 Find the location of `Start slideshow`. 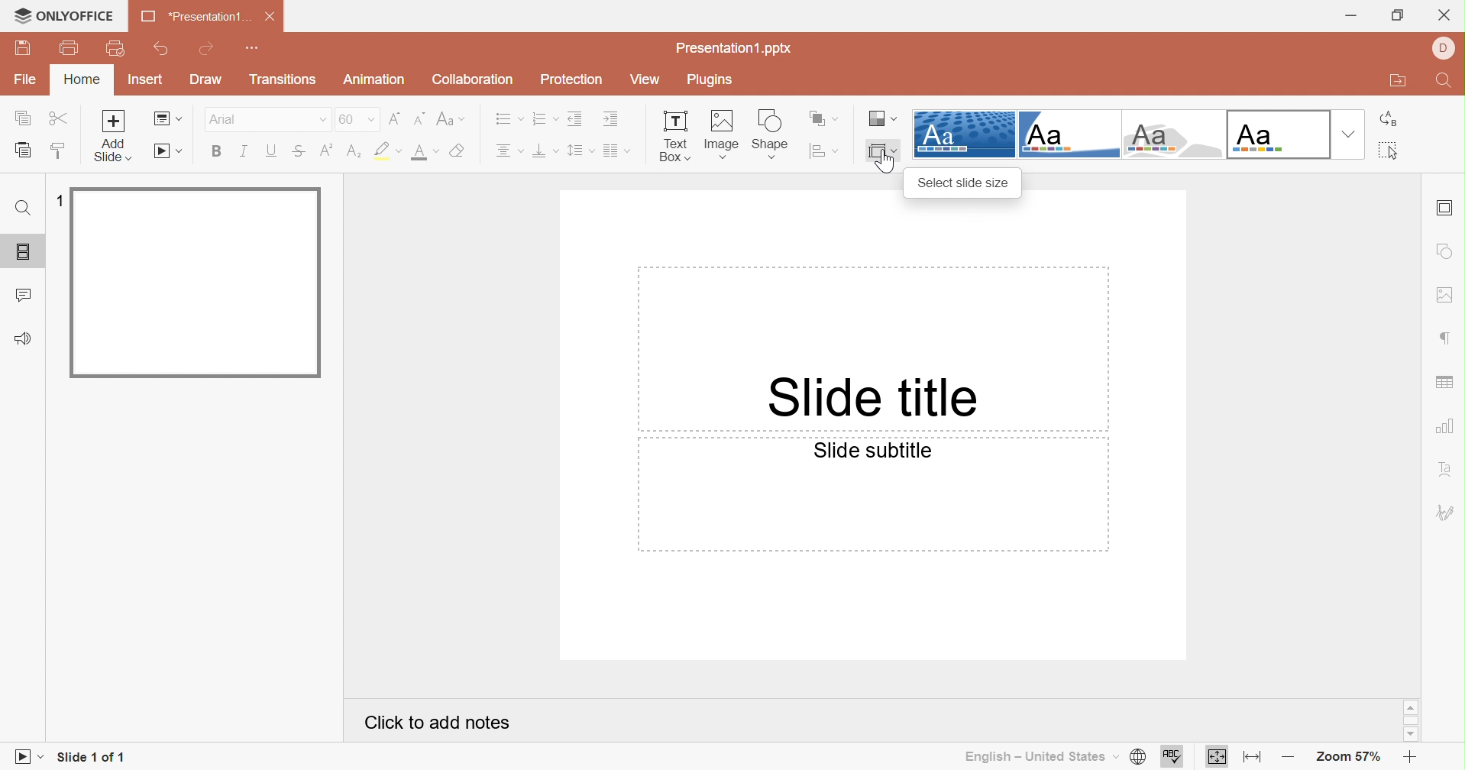

Start slideshow is located at coordinates (24, 757).